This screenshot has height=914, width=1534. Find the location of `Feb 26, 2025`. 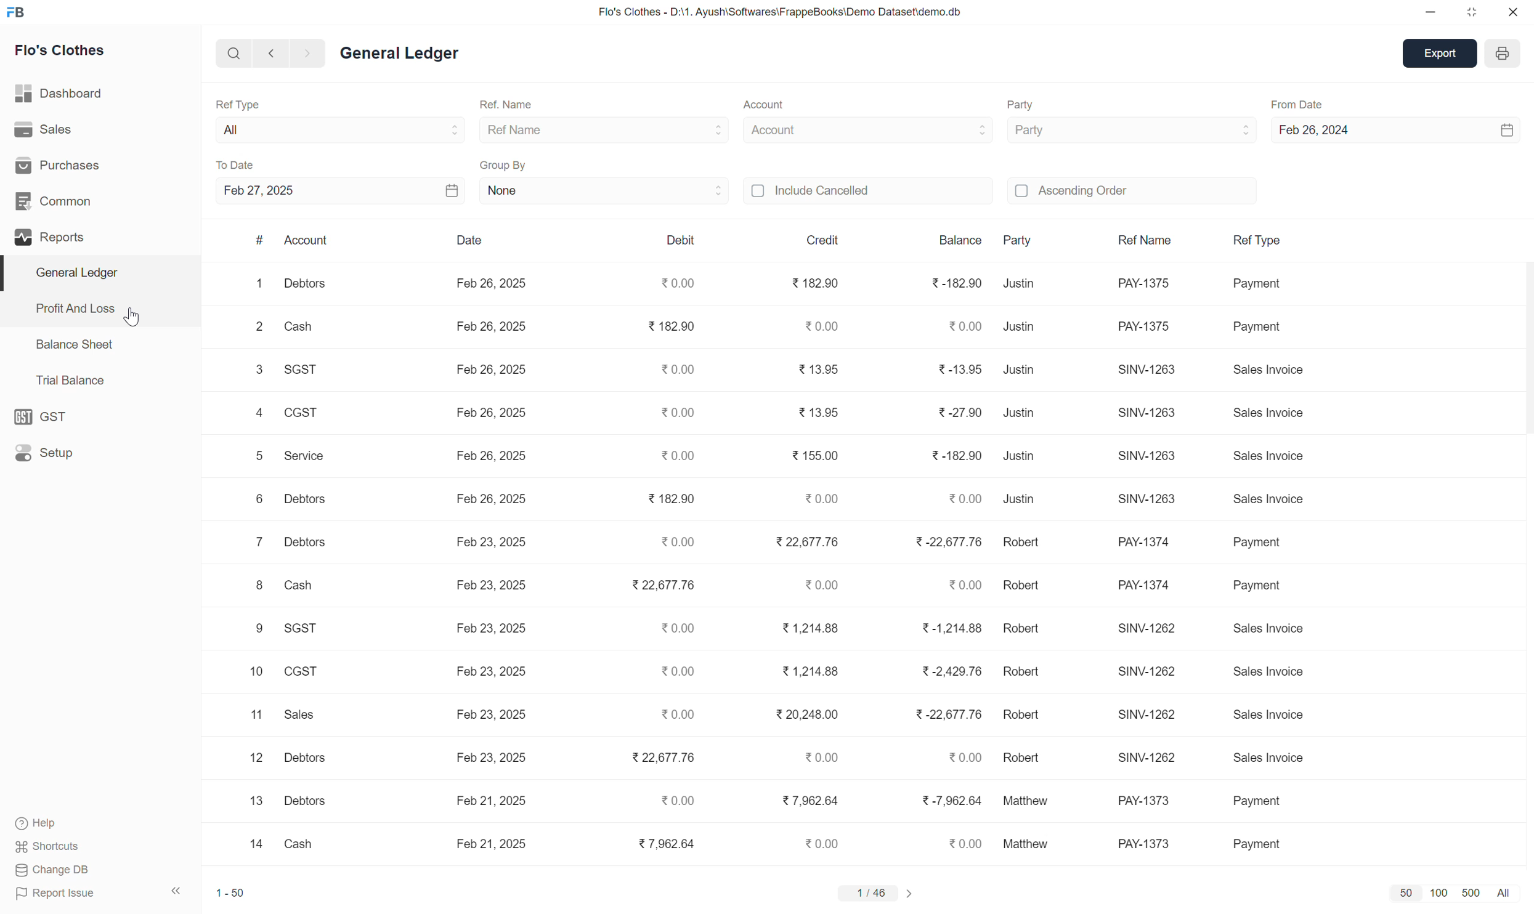

Feb 26, 2025 is located at coordinates (484, 286).